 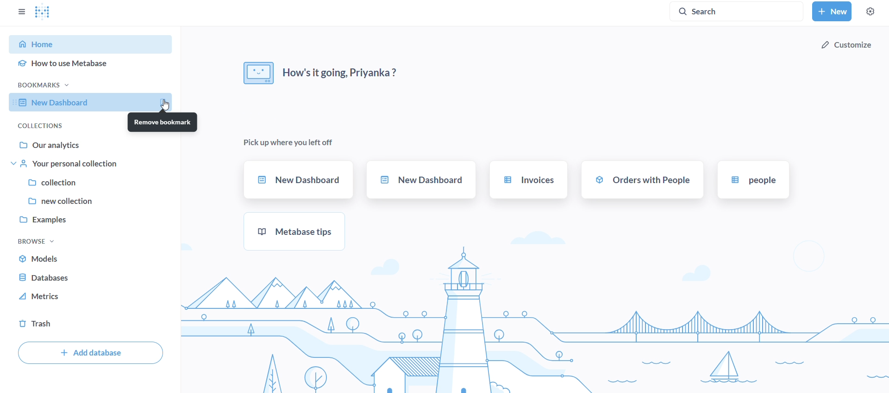 What do you see at coordinates (48, 11) in the screenshot?
I see `logo` at bounding box center [48, 11].